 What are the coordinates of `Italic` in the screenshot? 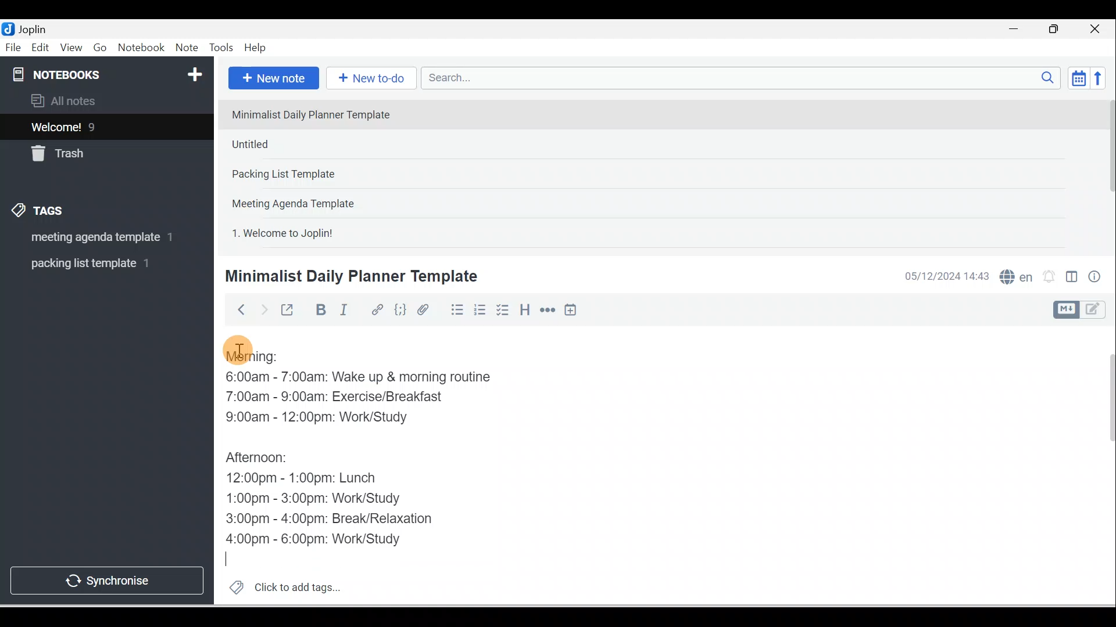 It's located at (346, 312).